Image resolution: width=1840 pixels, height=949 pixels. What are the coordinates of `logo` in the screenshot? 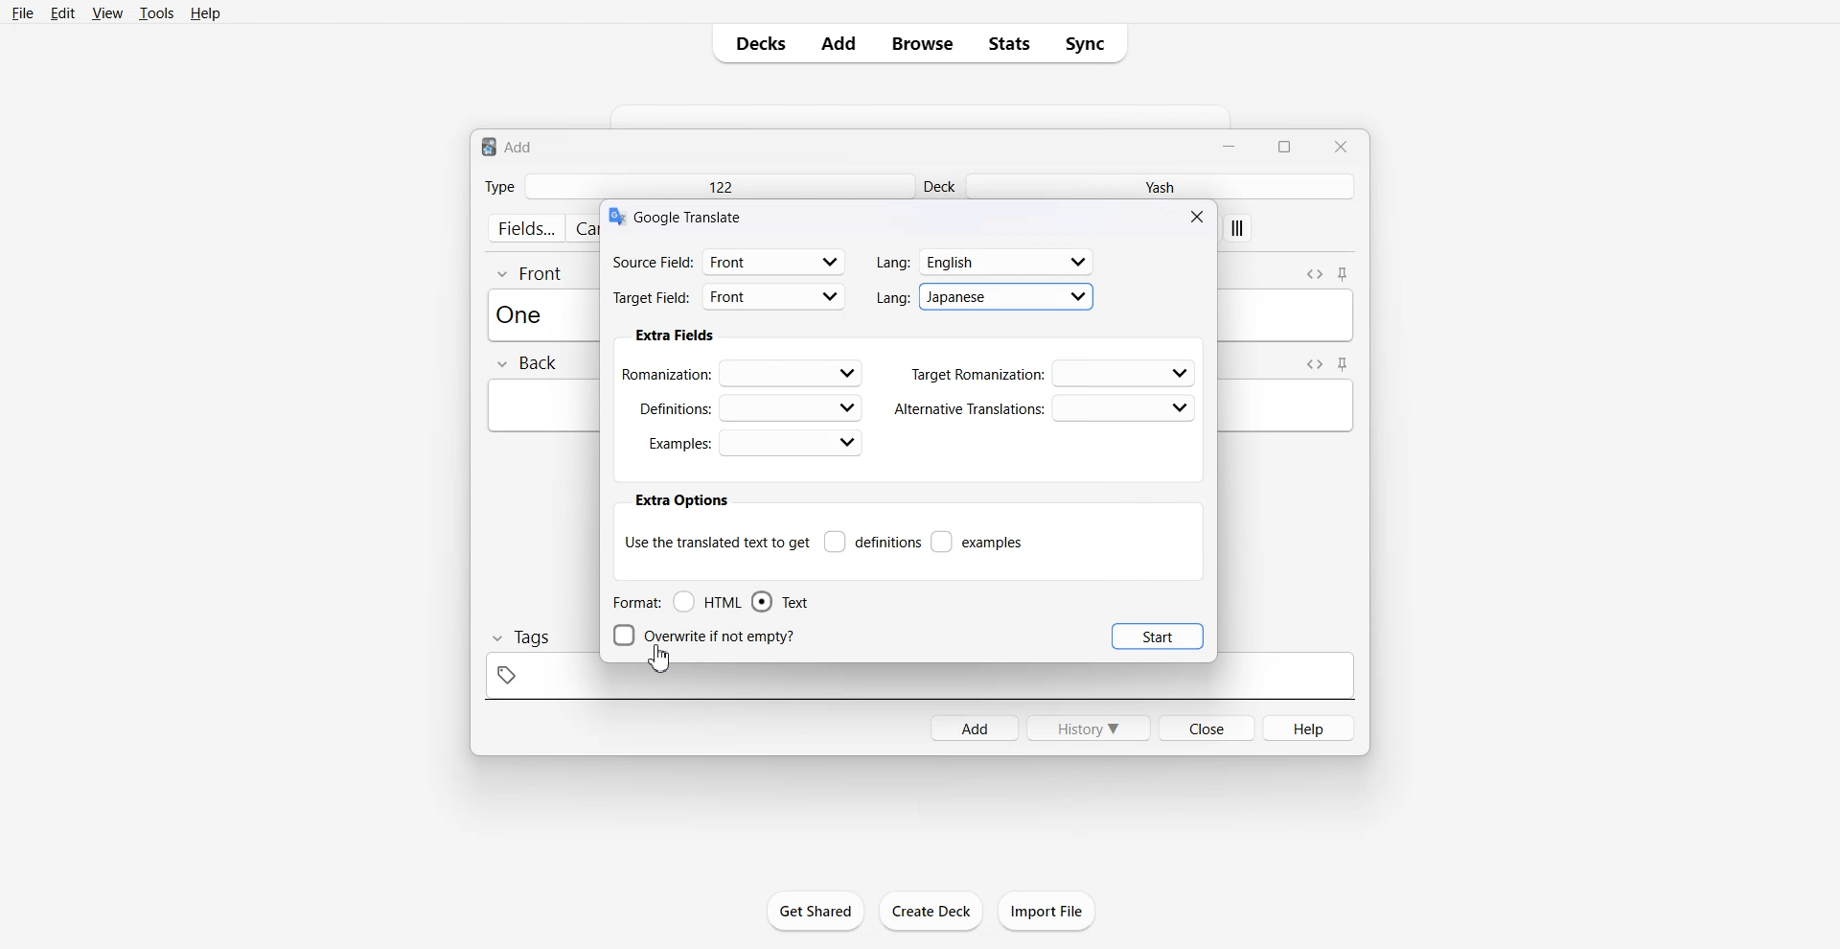 It's located at (615, 217).